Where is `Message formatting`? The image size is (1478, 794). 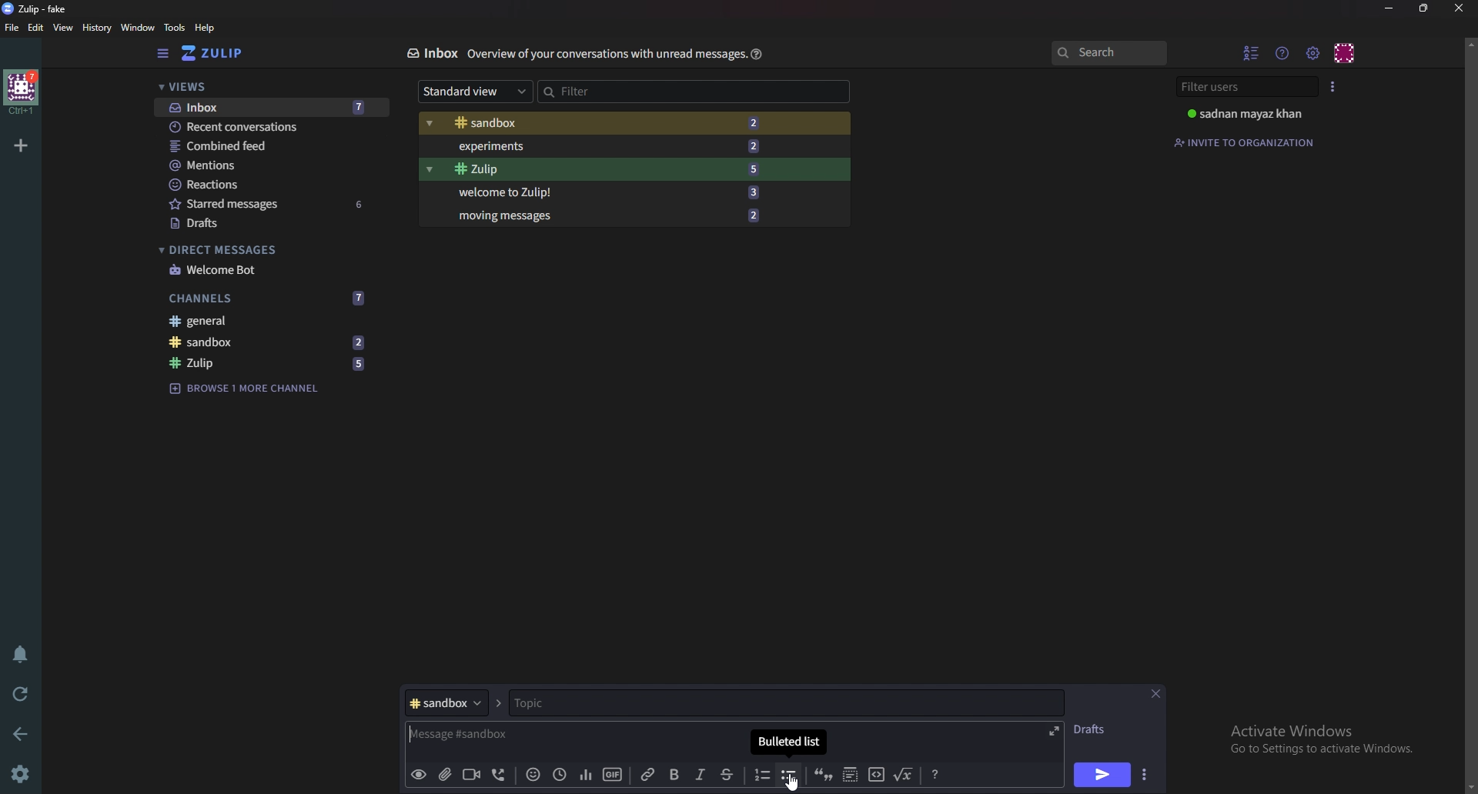 Message formatting is located at coordinates (938, 772).